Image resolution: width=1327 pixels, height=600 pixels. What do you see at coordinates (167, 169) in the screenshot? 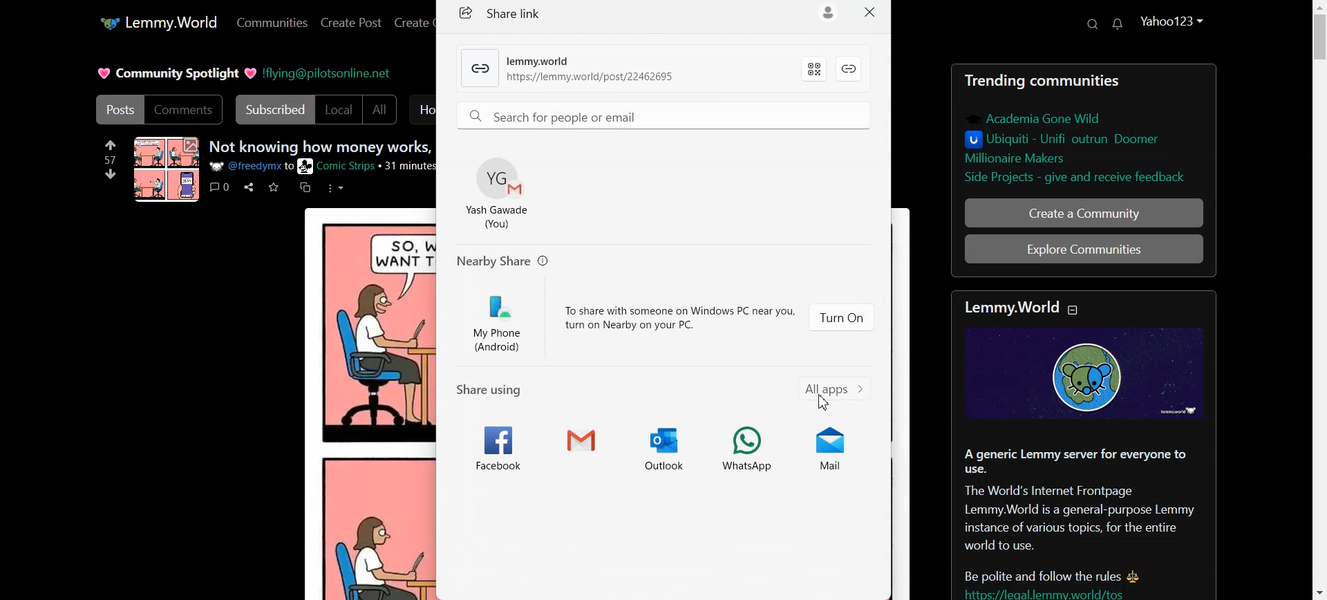
I see `Profile pic` at bounding box center [167, 169].